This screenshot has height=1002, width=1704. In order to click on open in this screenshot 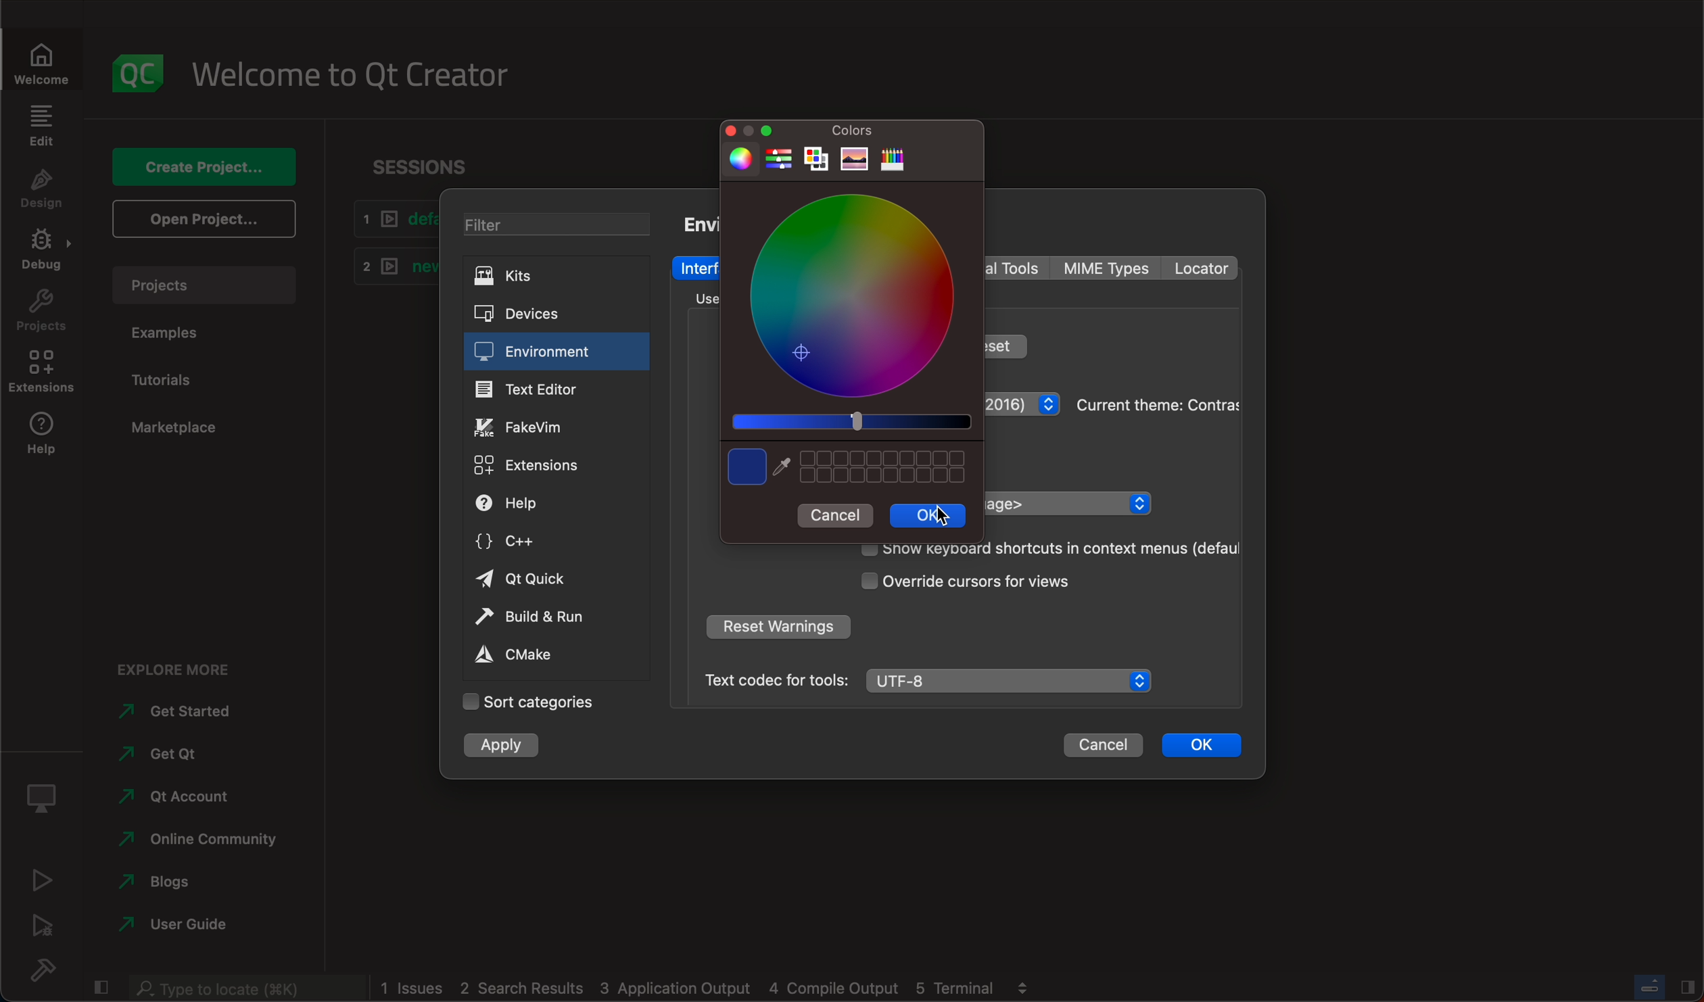, I will do `click(202, 218)`.